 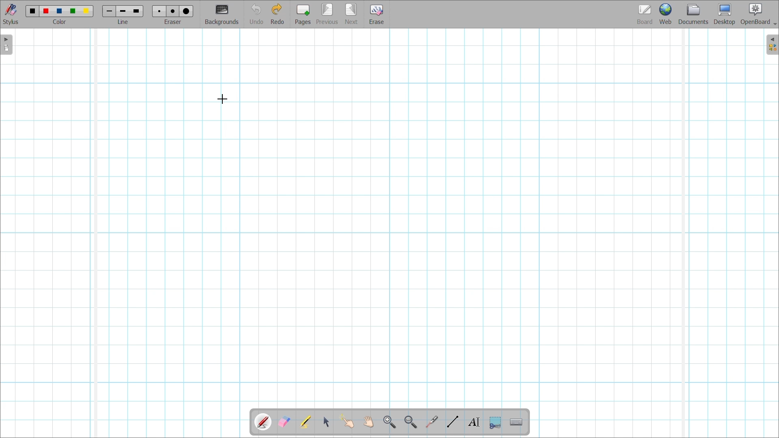 I want to click on Open web, so click(x=666, y=14).